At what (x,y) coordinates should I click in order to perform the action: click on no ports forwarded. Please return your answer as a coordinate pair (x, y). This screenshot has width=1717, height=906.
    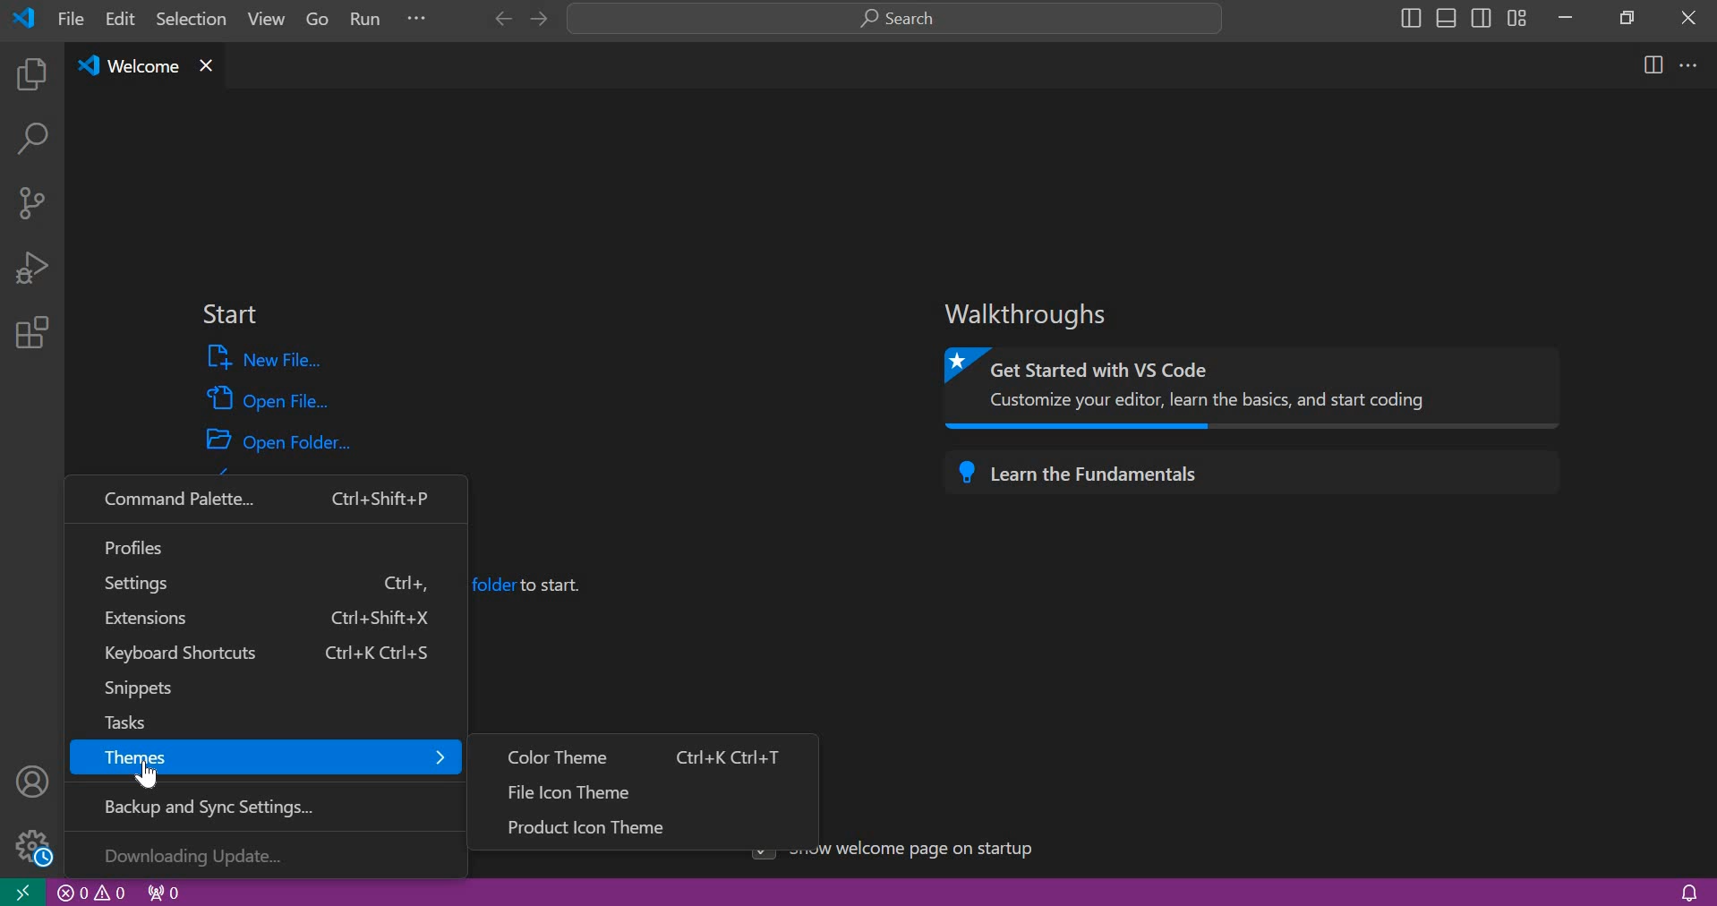
    Looking at the image, I should click on (165, 891).